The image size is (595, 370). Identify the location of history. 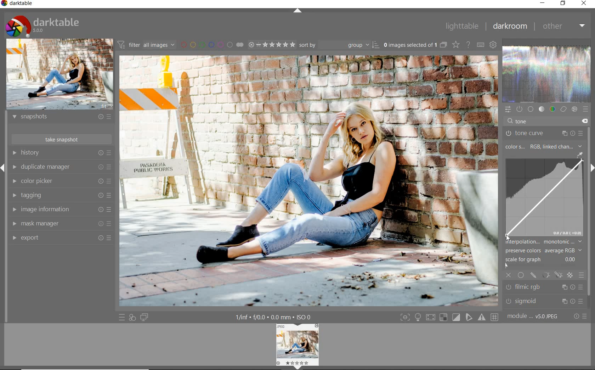
(61, 154).